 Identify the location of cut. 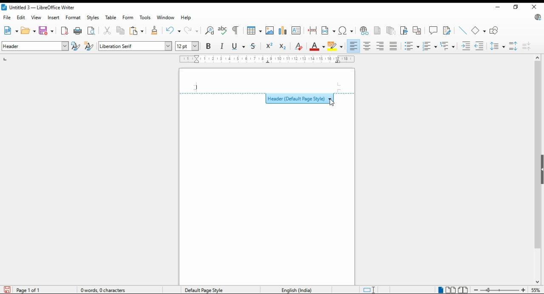
(108, 31).